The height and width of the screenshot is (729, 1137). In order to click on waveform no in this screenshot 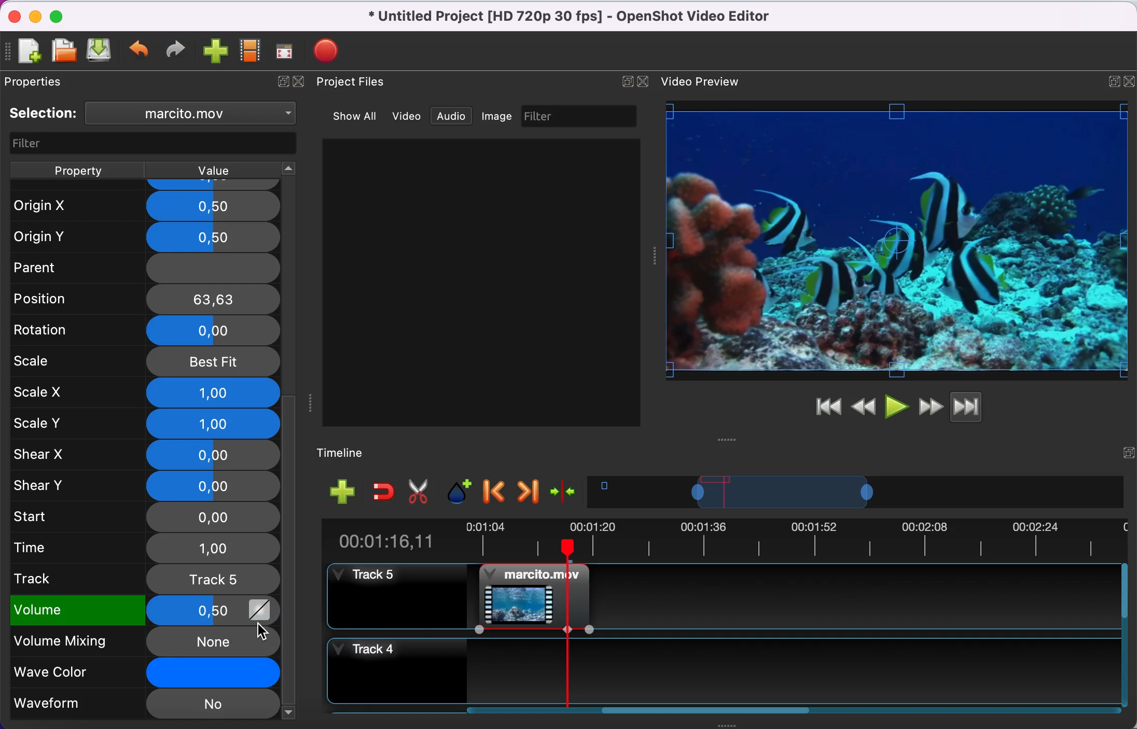, I will do `click(144, 705)`.